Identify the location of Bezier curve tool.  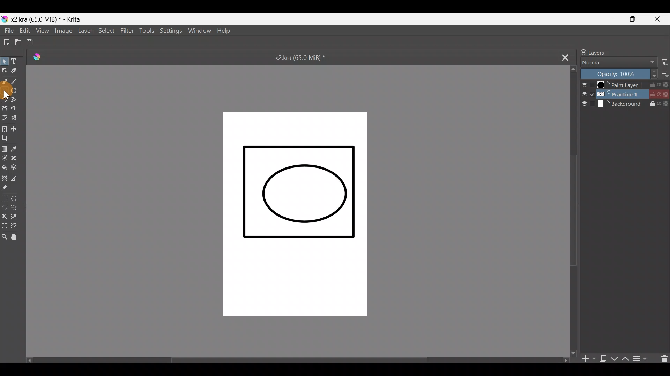
(5, 108).